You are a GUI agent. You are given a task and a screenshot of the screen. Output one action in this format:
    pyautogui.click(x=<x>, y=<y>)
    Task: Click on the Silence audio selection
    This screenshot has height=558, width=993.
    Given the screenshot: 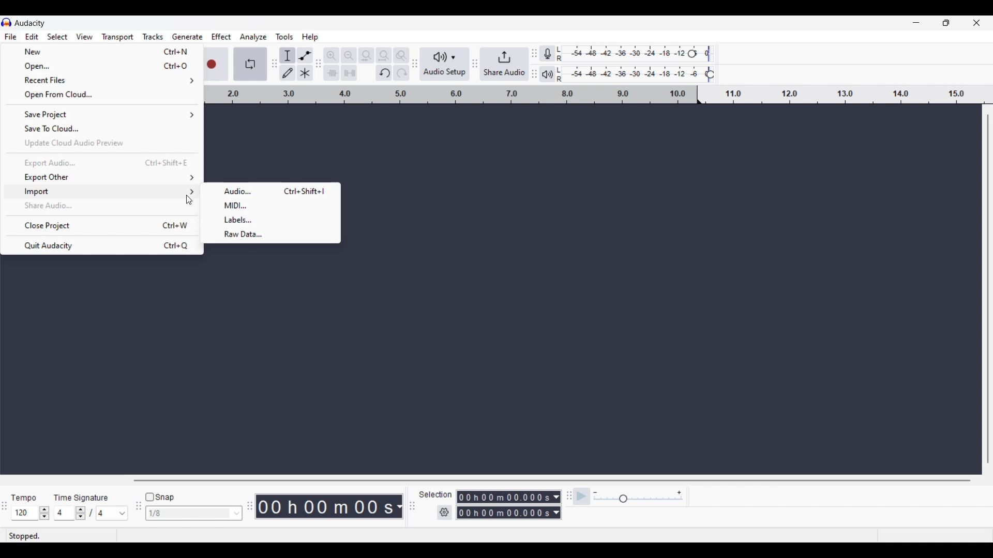 What is the action you would take?
    pyautogui.click(x=350, y=73)
    